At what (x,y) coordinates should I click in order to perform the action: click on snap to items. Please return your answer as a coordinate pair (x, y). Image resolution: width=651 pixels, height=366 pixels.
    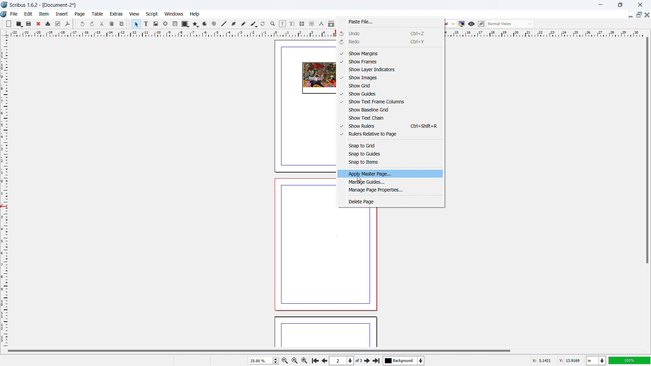
    Looking at the image, I should click on (390, 162).